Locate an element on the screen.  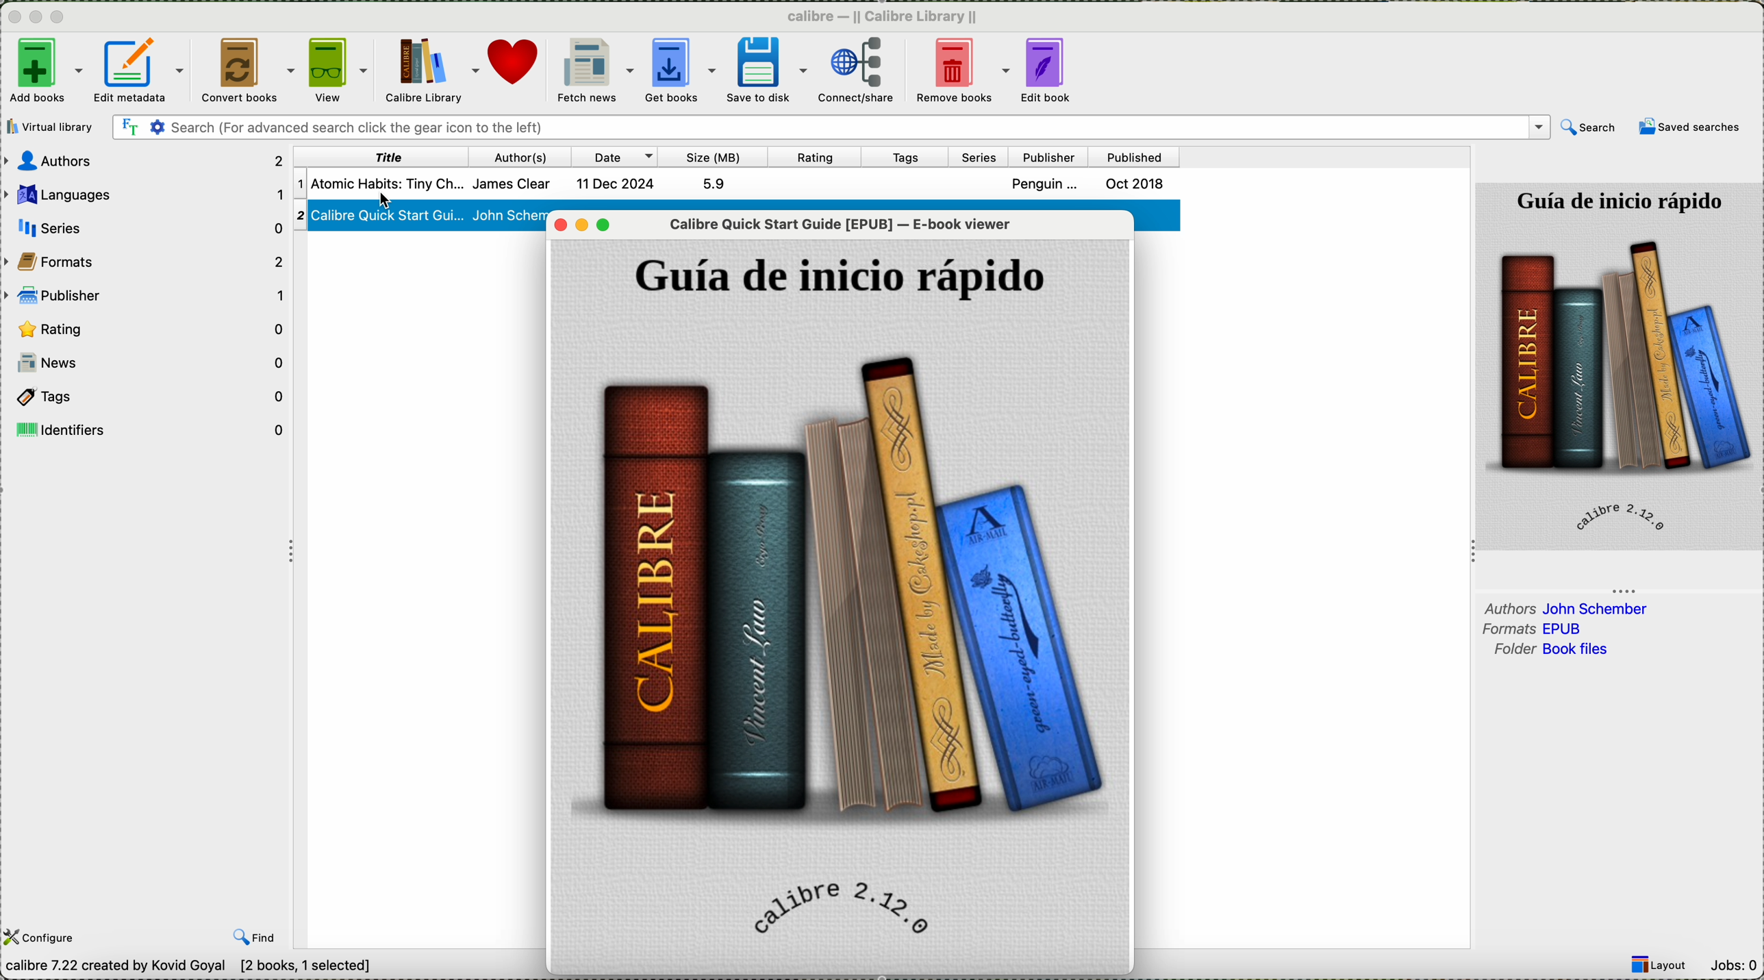
mouse is located at coordinates (388, 200).